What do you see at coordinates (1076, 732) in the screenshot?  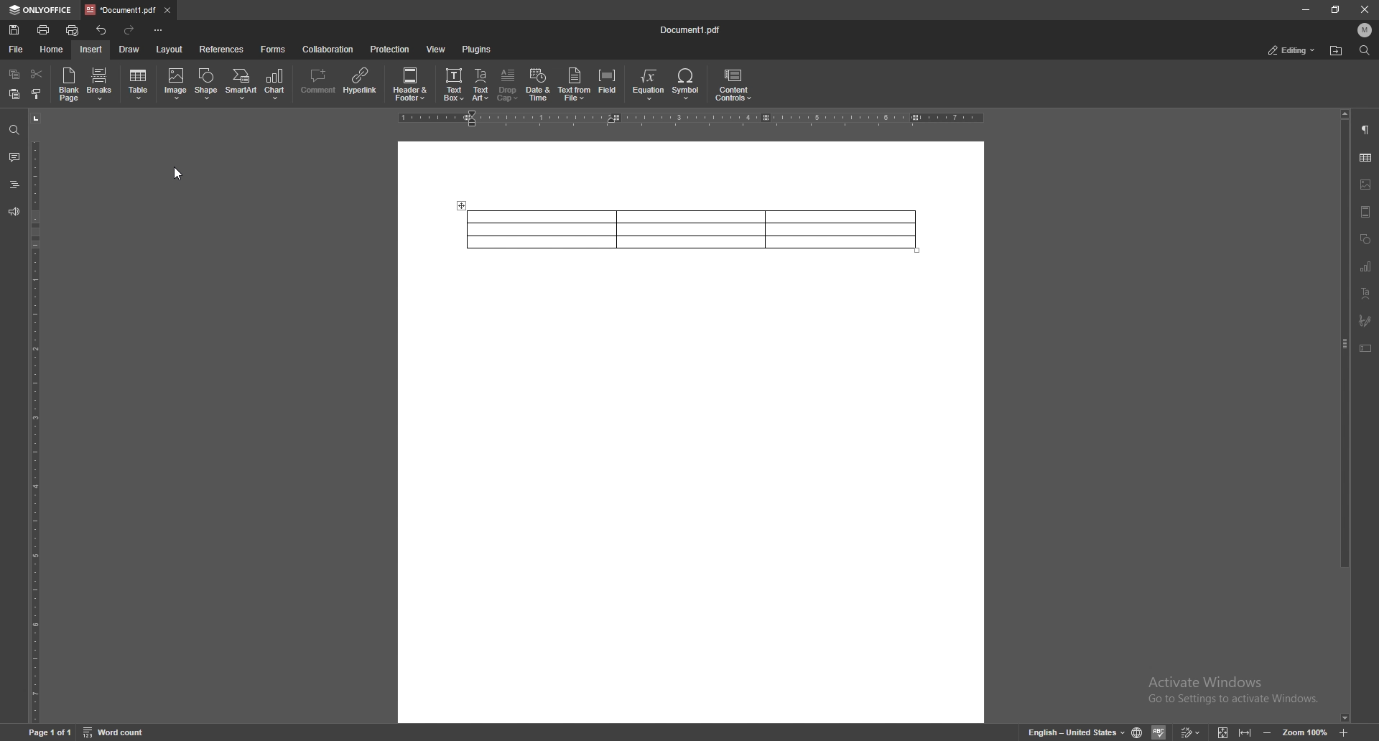 I see `change text language` at bounding box center [1076, 732].